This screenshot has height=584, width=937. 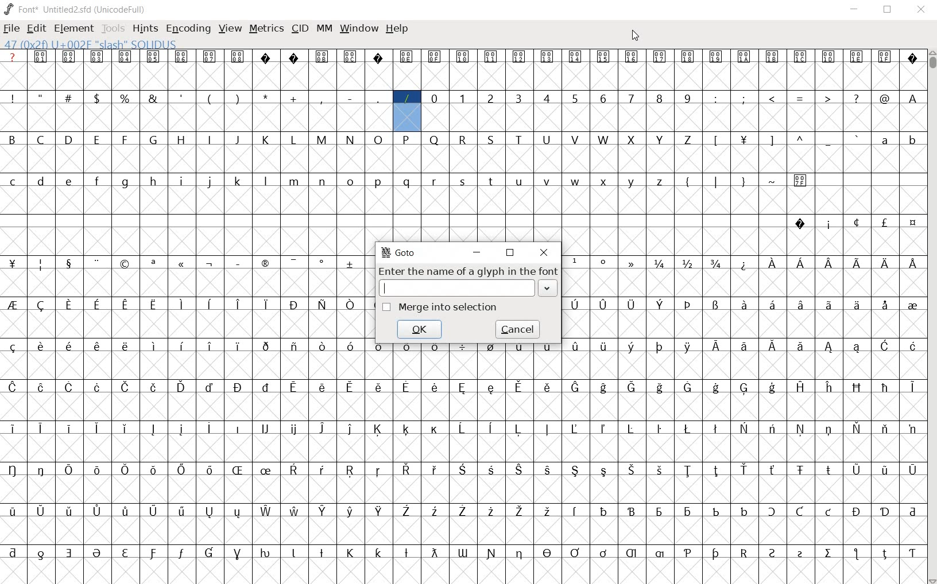 I want to click on glyph, so click(x=687, y=387).